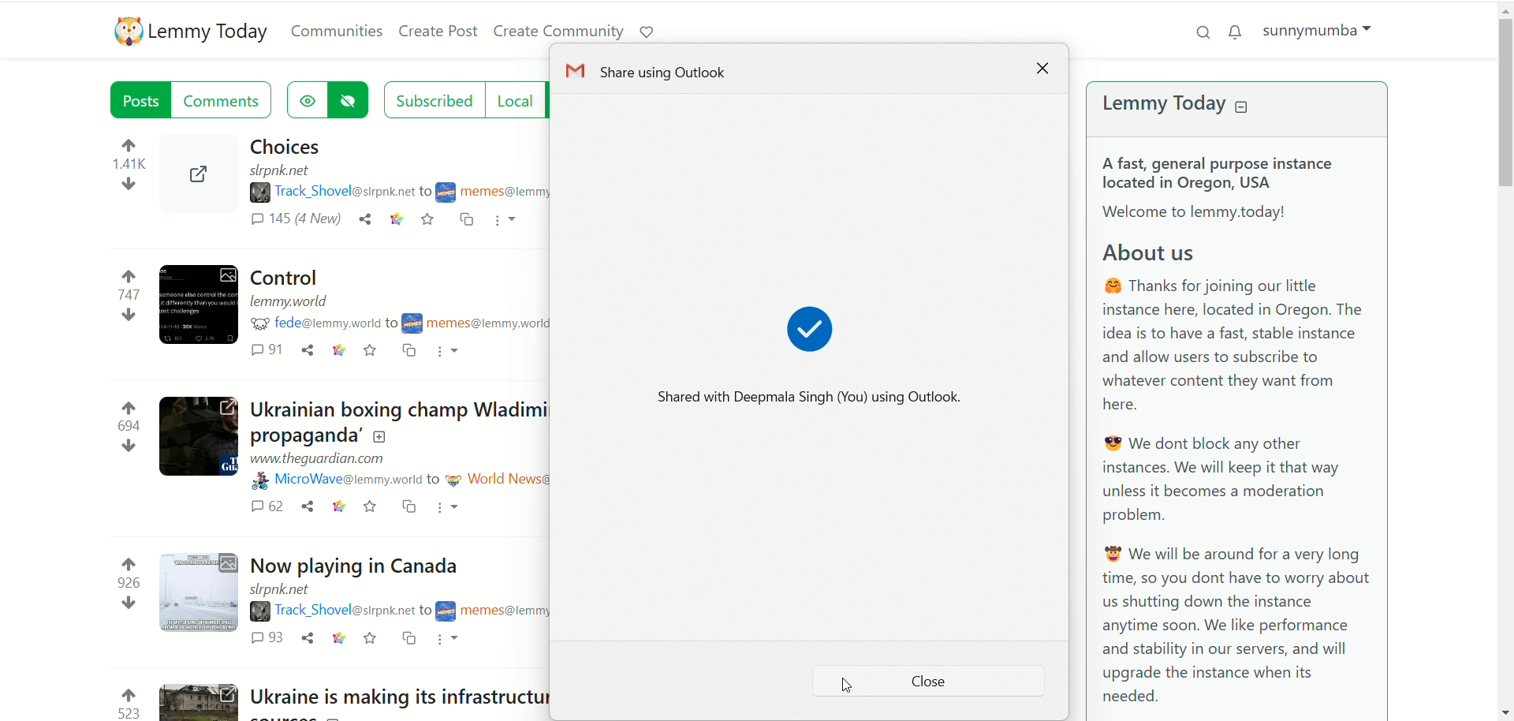 The image size is (1514, 721). I want to click on comments, so click(271, 351).